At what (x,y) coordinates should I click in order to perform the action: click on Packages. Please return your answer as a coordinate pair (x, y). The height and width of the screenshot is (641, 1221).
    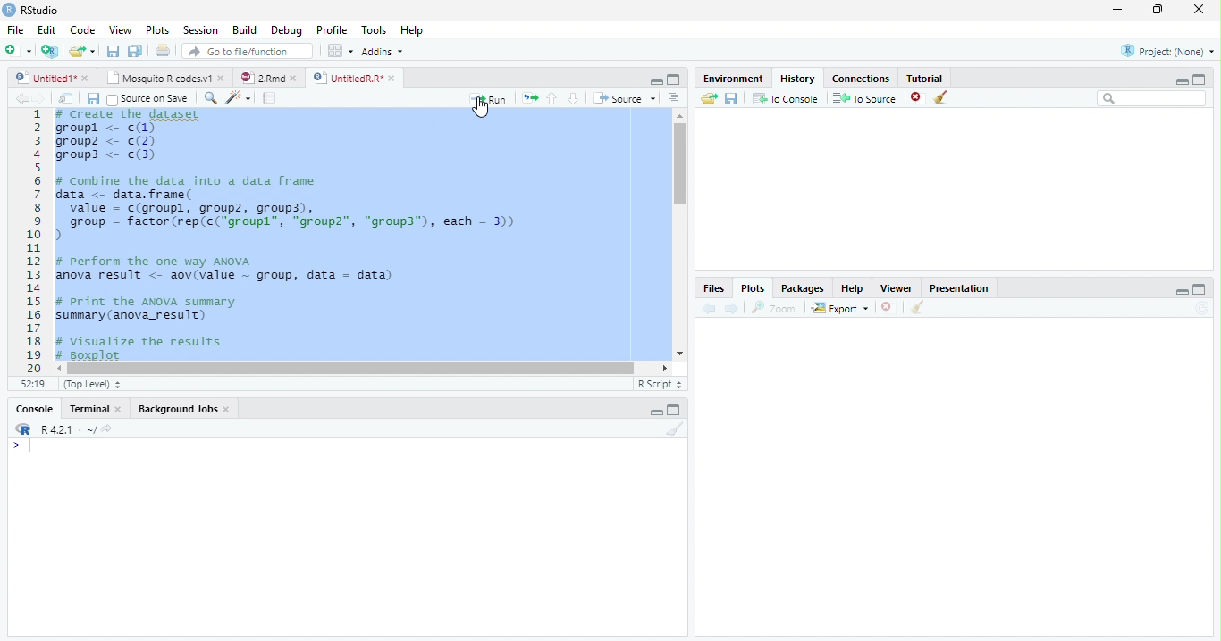
    Looking at the image, I should click on (804, 288).